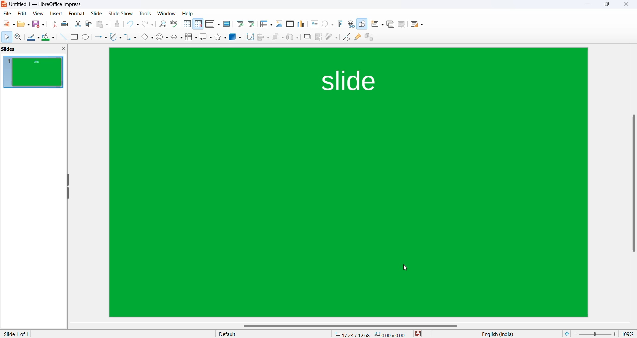  I want to click on zoom and pan , so click(19, 38).